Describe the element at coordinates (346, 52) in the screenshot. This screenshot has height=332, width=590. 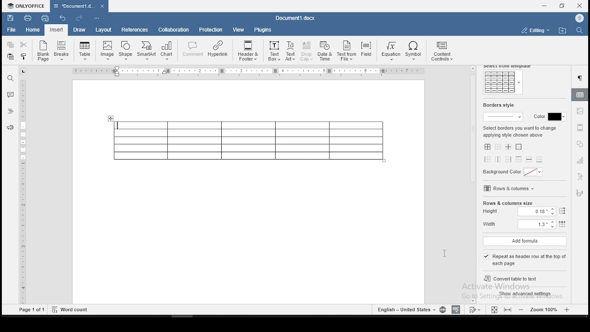
I see `Text From File` at that location.